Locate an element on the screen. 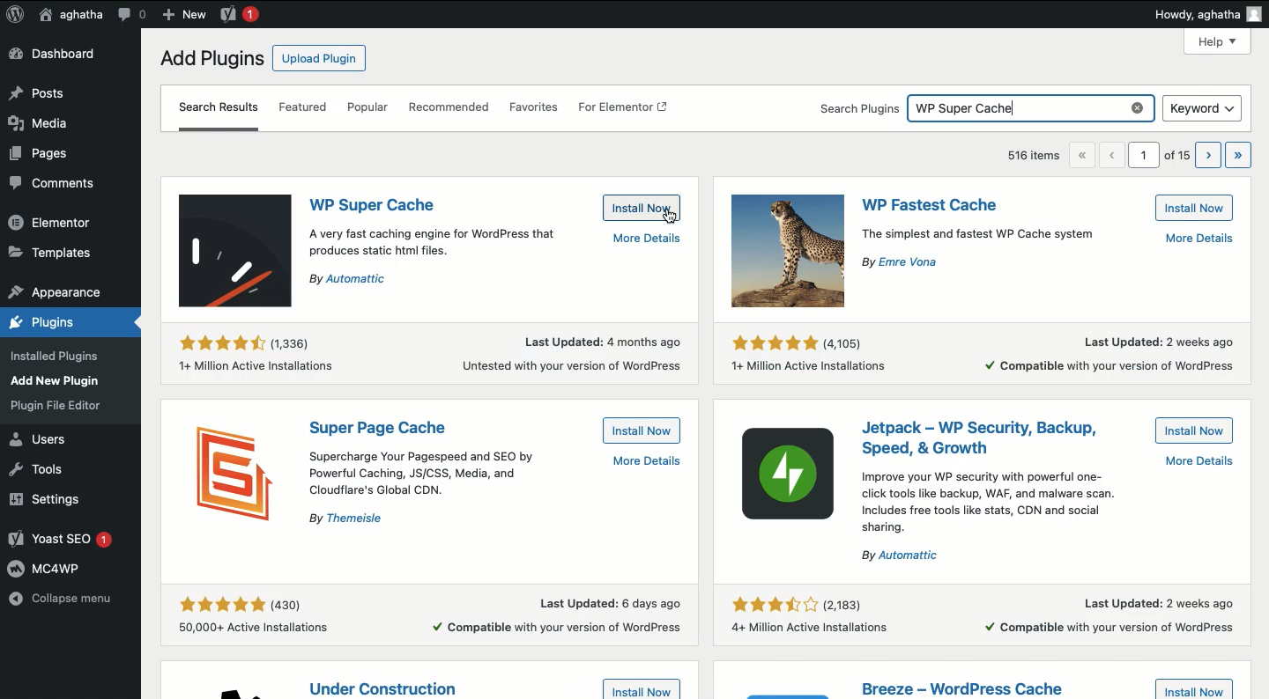  last updated : 2 weeks ago 1+miilion achieve installations compatible with your version of wordpress is located at coordinates (980, 356).